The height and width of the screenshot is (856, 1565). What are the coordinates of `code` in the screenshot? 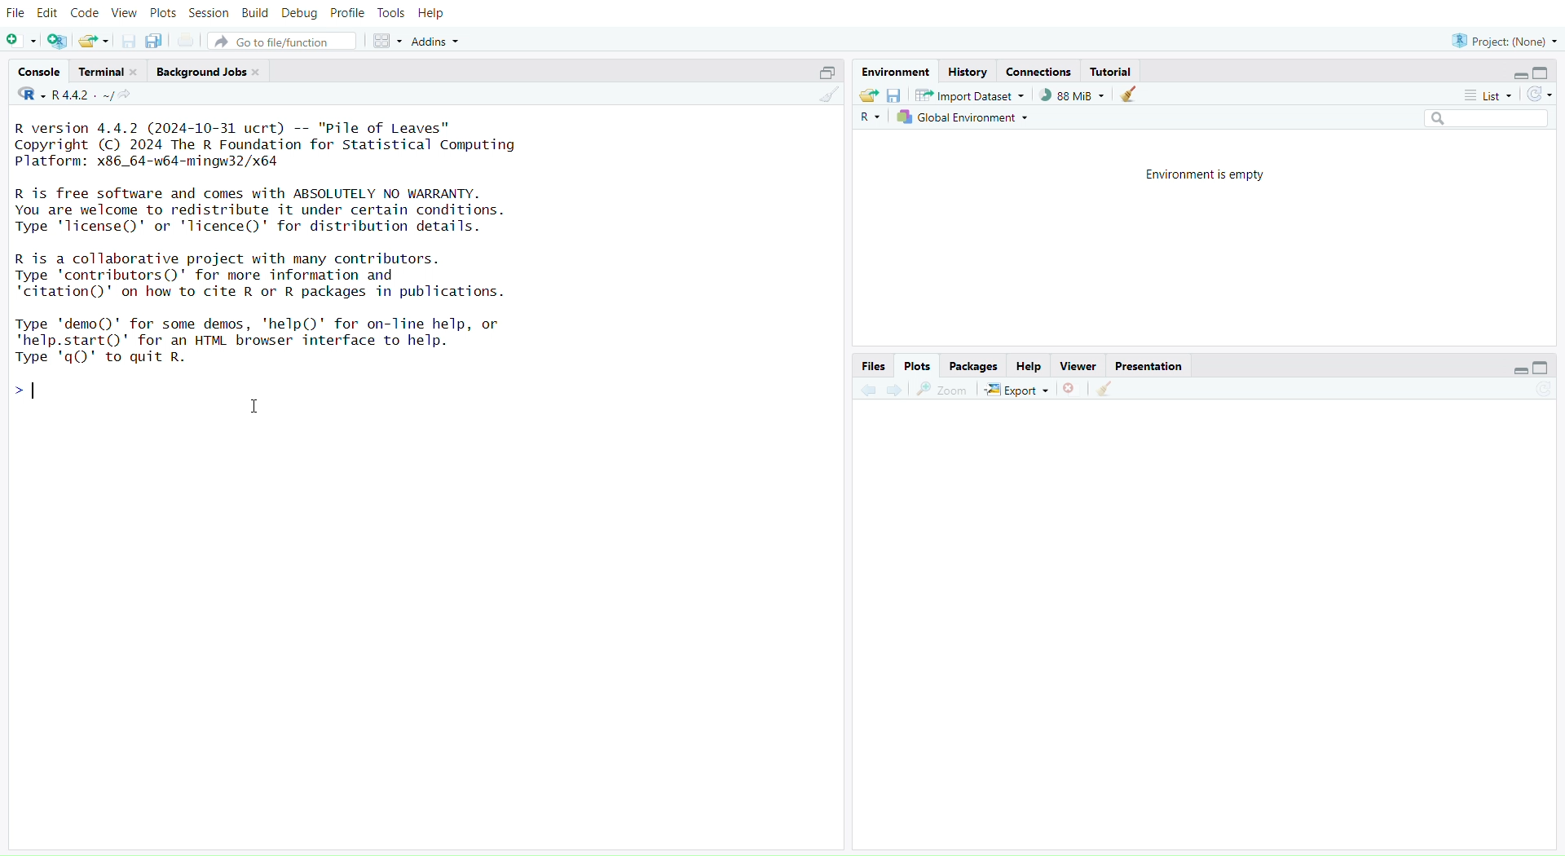 It's located at (86, 15).